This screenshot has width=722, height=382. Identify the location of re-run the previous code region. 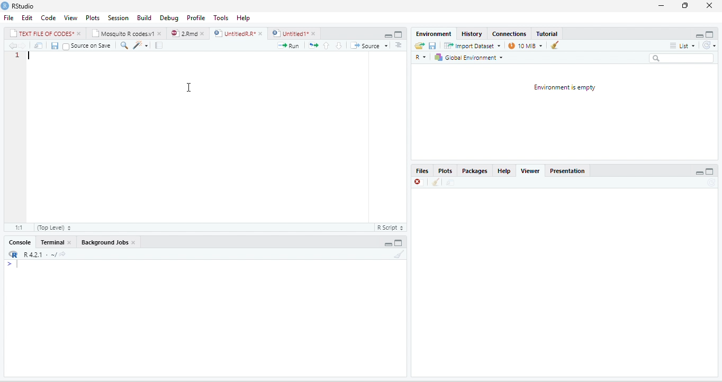
(312, 46).